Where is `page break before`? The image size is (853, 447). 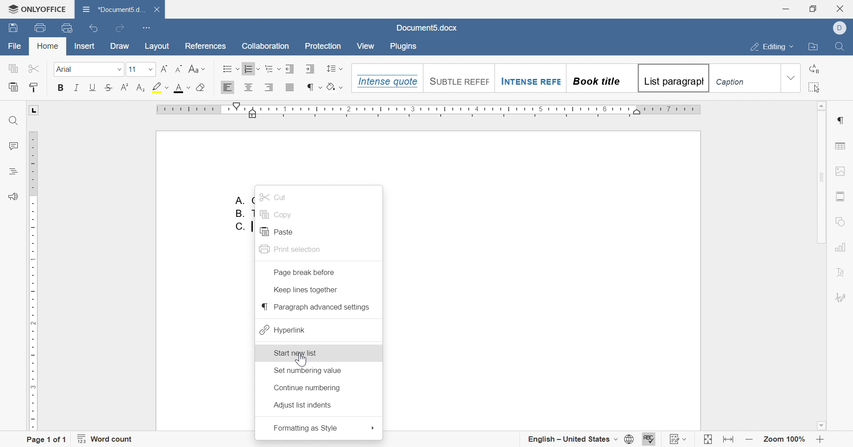
page break before is located at coordinates (304, 272).